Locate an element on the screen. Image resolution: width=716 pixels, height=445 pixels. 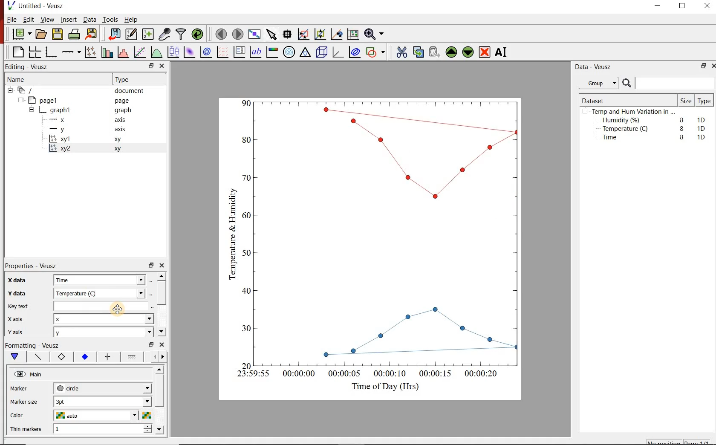
xy1 is located at coordinates (65, 139).